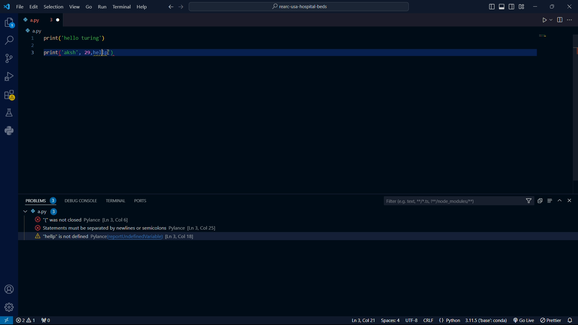 The height and width of the screenshot is (325, 578). Describe the element at coordinates (82, 200) in the screenshot. I see `debug console` at that location.